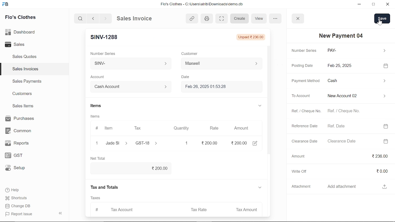 This screenshot has width=395, height=222. Describe the element at coordinates (307, 112) in the screenshot. I see `Re. / Cheque No.` at that location.